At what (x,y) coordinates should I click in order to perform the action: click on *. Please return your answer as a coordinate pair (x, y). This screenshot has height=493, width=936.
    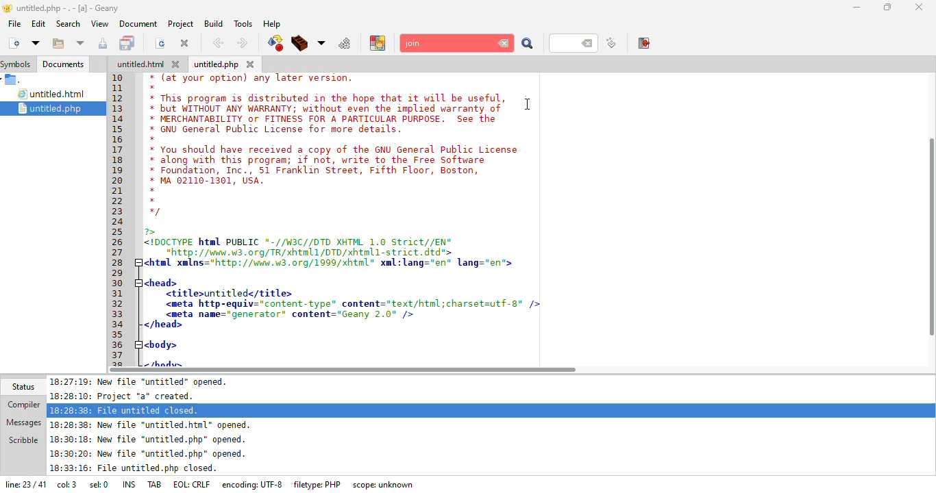
    Looking at the image, I should click on (153, 88).